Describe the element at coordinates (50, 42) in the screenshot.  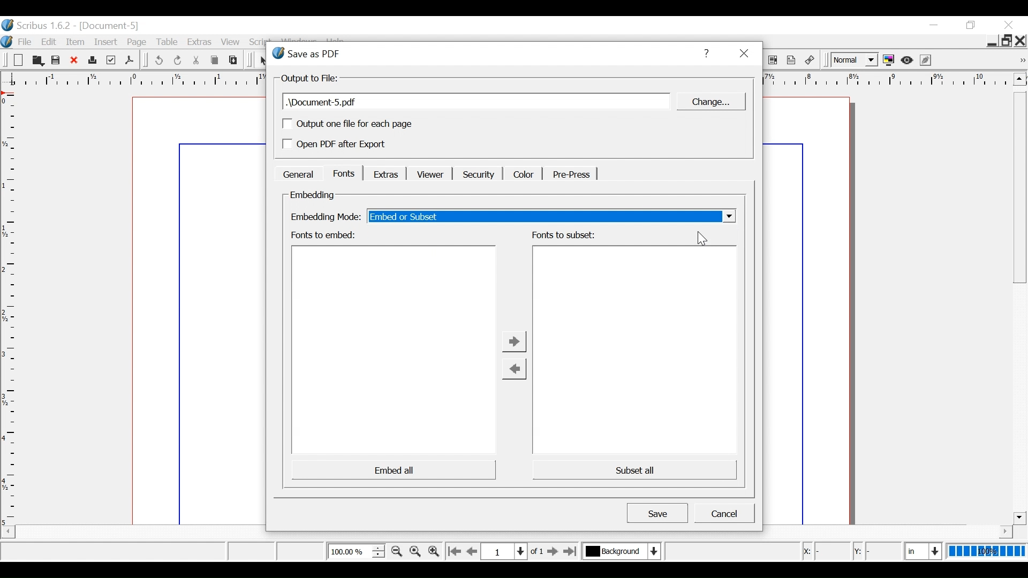
I see `Edit` at that location.